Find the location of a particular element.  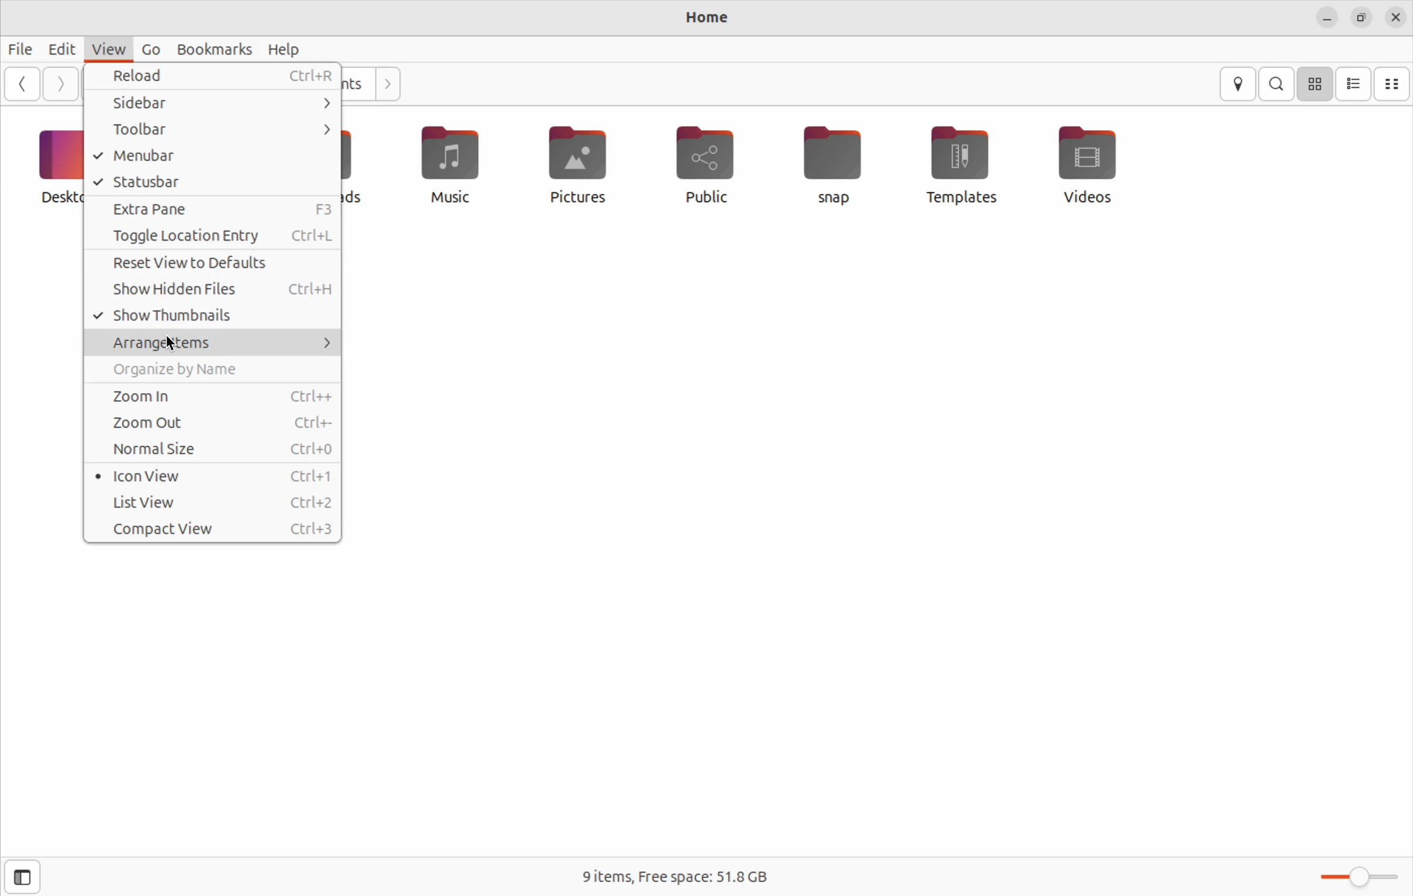

help is located at coordinates (286, 49).